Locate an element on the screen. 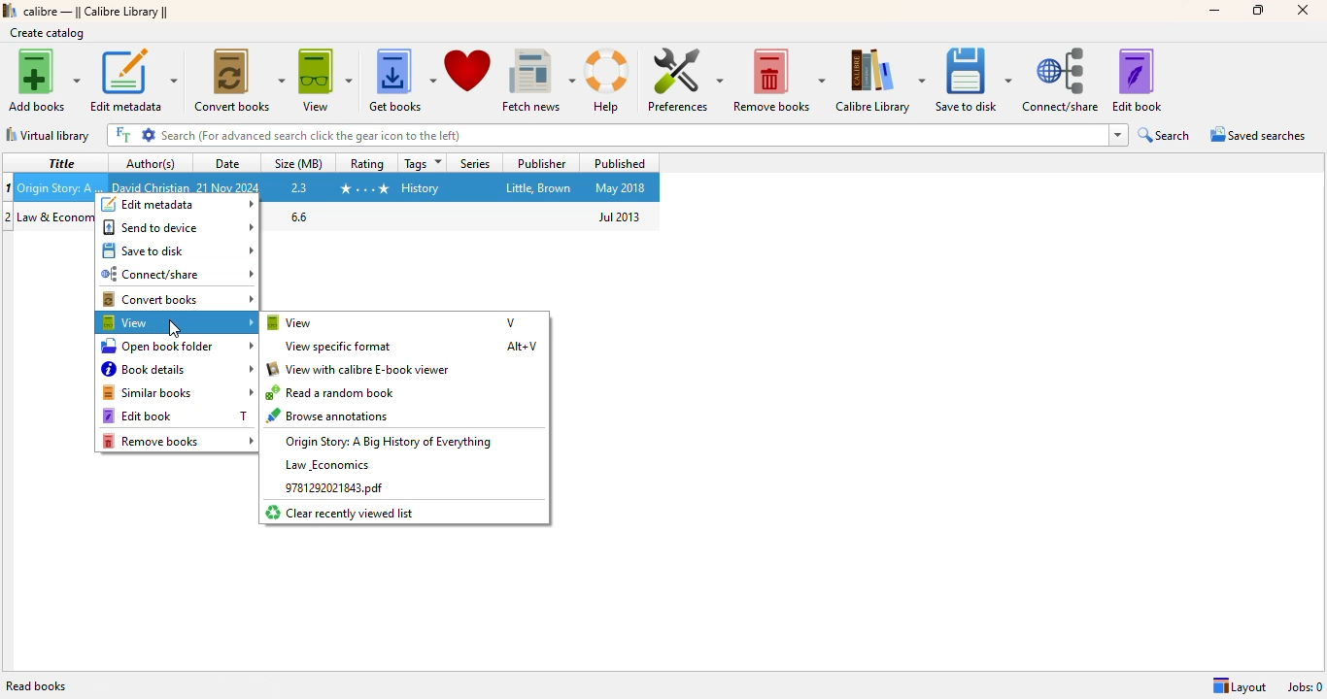 The width and height of the screenshot is (1327, 699). title is located at coordinates (59, 162).